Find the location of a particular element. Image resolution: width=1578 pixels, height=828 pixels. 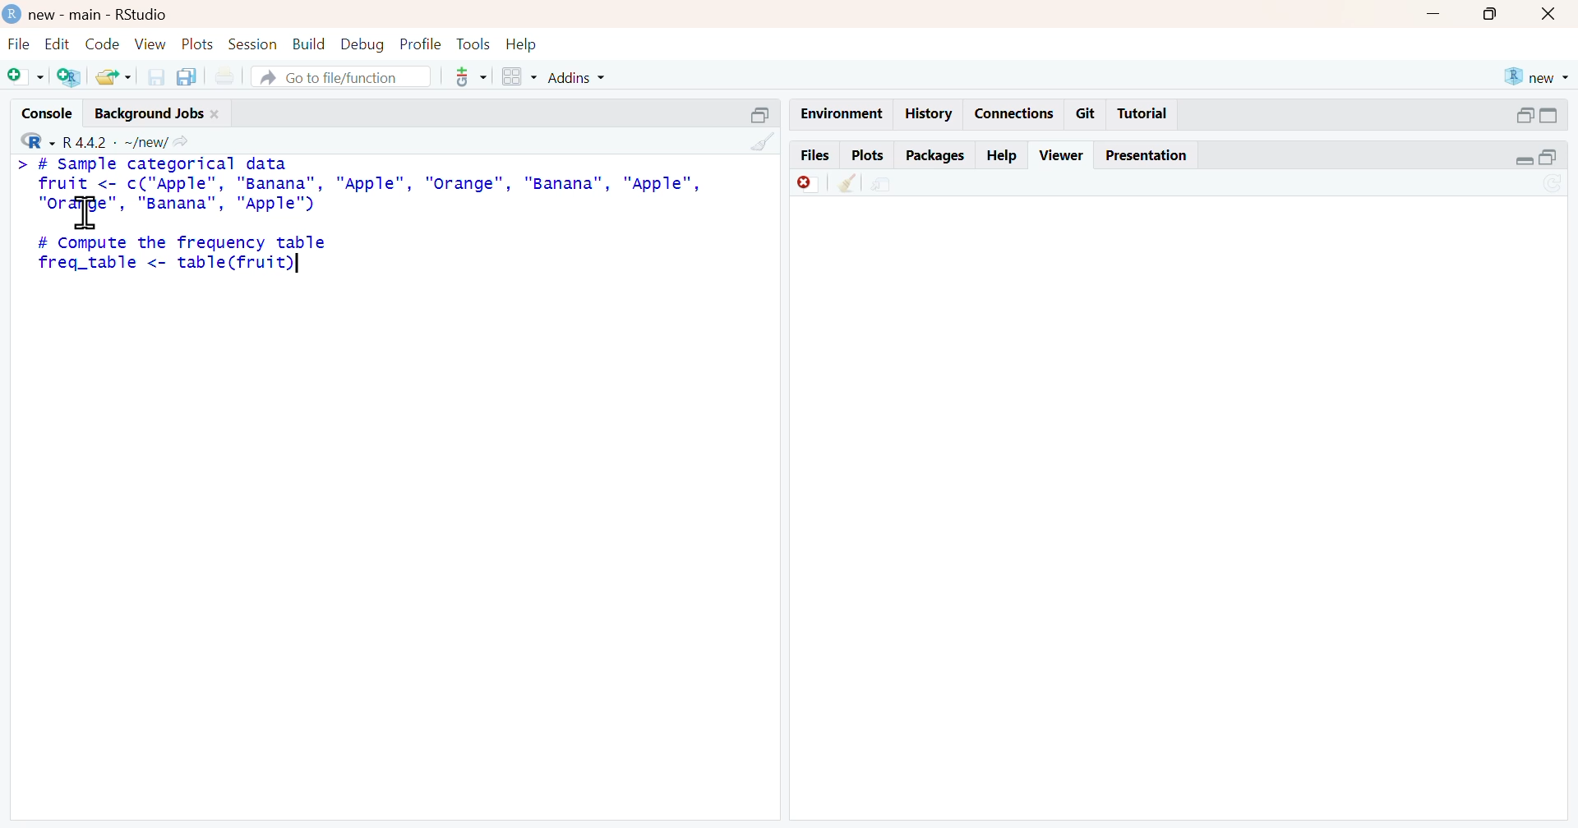

session is located at coordinates (253, 44).